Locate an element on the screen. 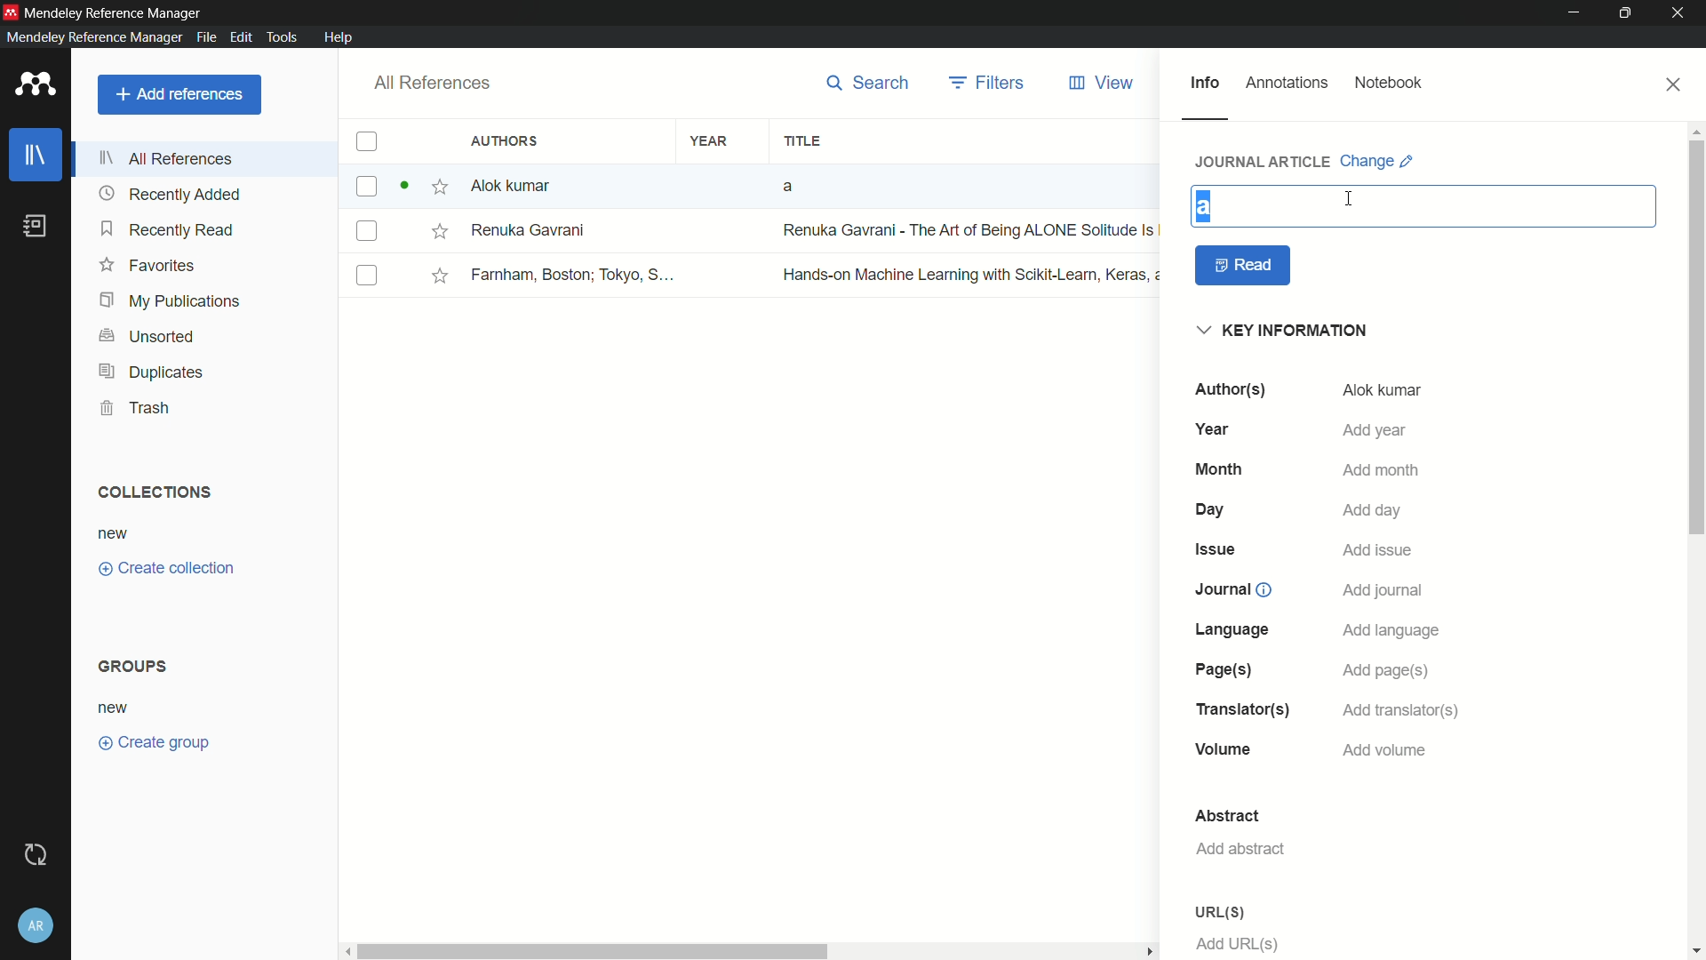  add url is located at coordinates (1239, 944).